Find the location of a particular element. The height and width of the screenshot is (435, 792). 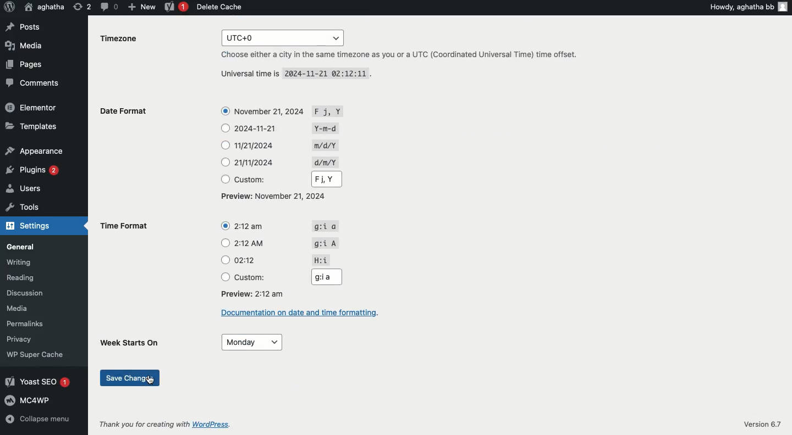

Preview: November 21, 2024 is located at coordinates (273, 196).